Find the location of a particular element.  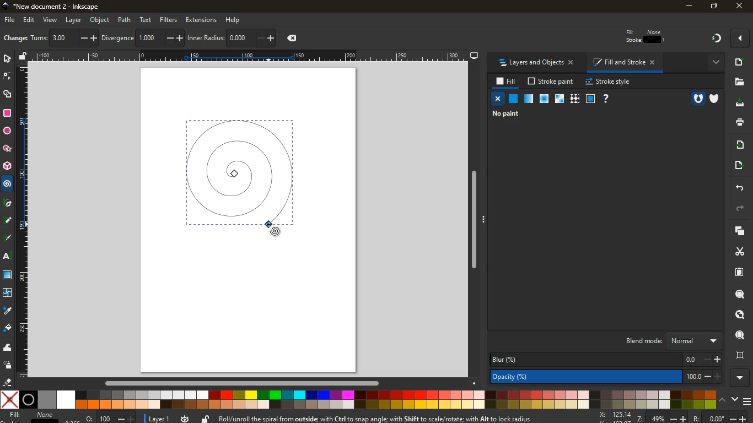

stroke paint is located at coordinates (551, 82).